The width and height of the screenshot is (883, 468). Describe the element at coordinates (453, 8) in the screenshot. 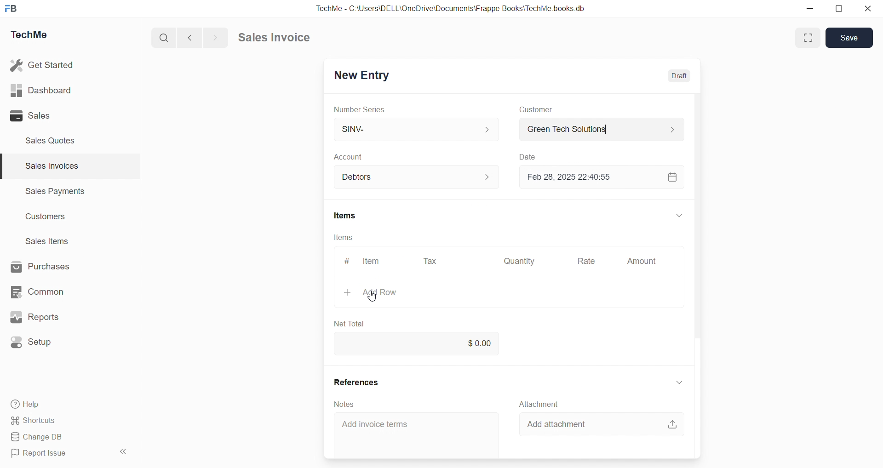

I see `TechMe - C:\Users\DELL\OneDrive\Documents\Frappe Books'TechMe books db` at that location.